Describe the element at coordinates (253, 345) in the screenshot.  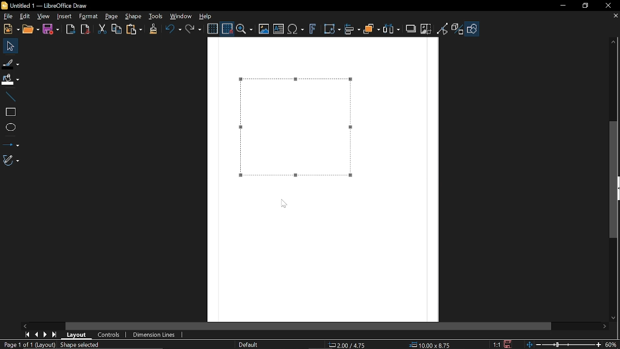
I see `Slide master name` at that location.